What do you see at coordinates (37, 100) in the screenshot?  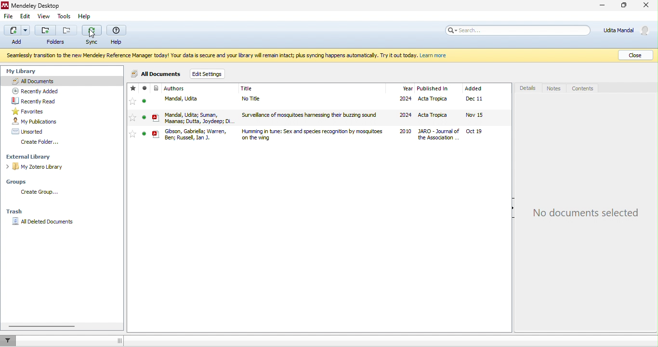 I see `recently read` at bounding box center [37, 100].